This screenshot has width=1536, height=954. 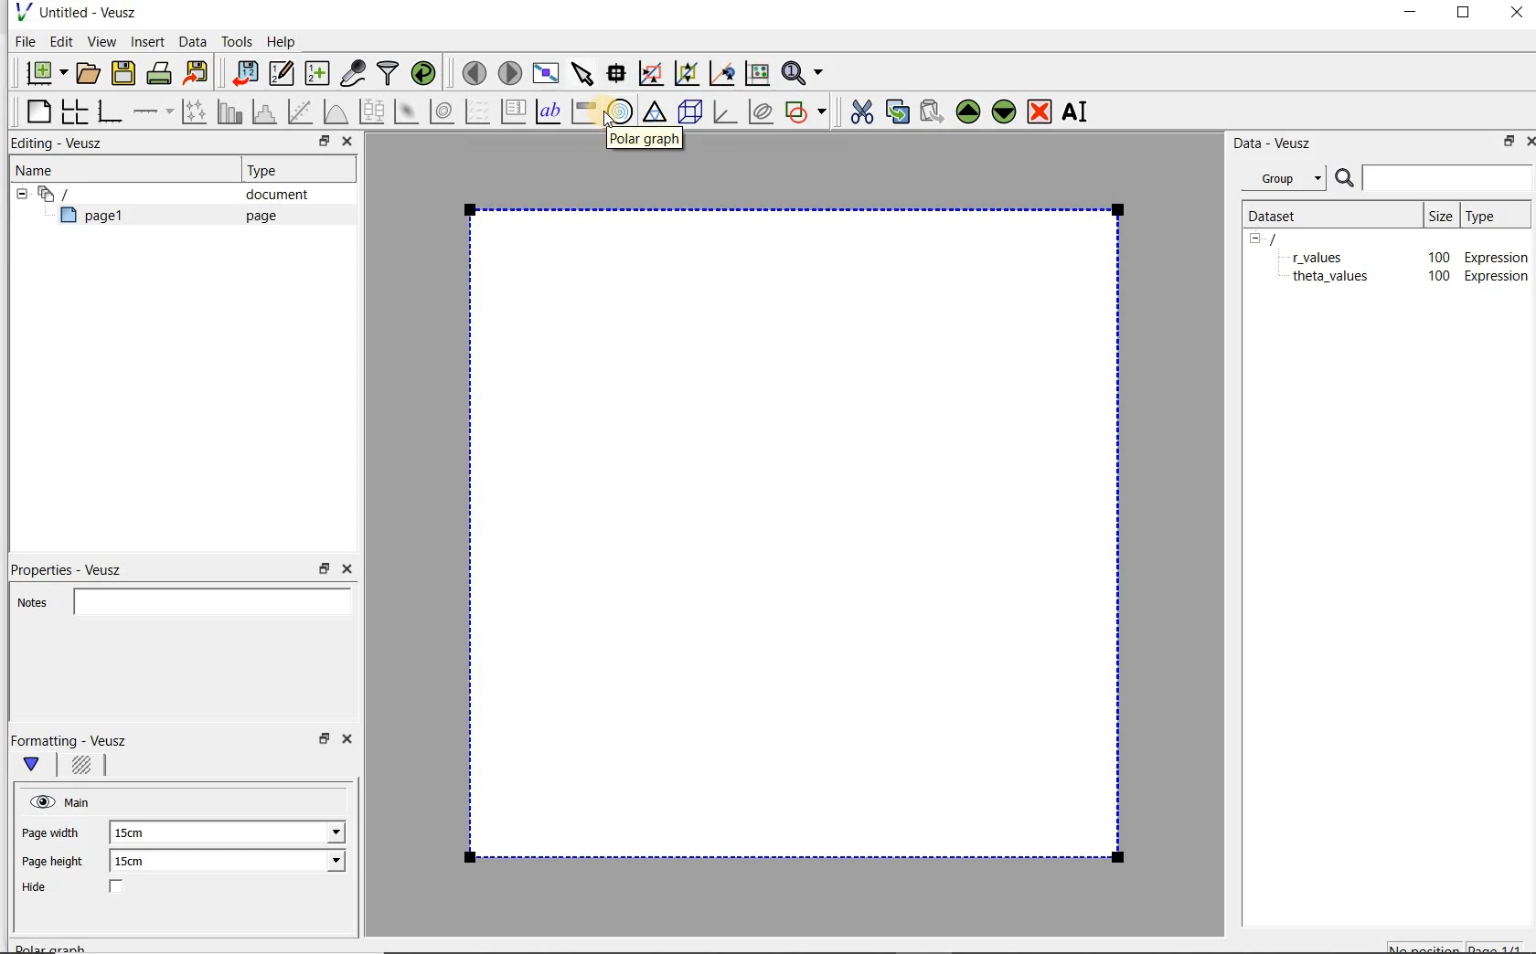 I want to click on add an axis to a plot, so click(x=155, y=111).